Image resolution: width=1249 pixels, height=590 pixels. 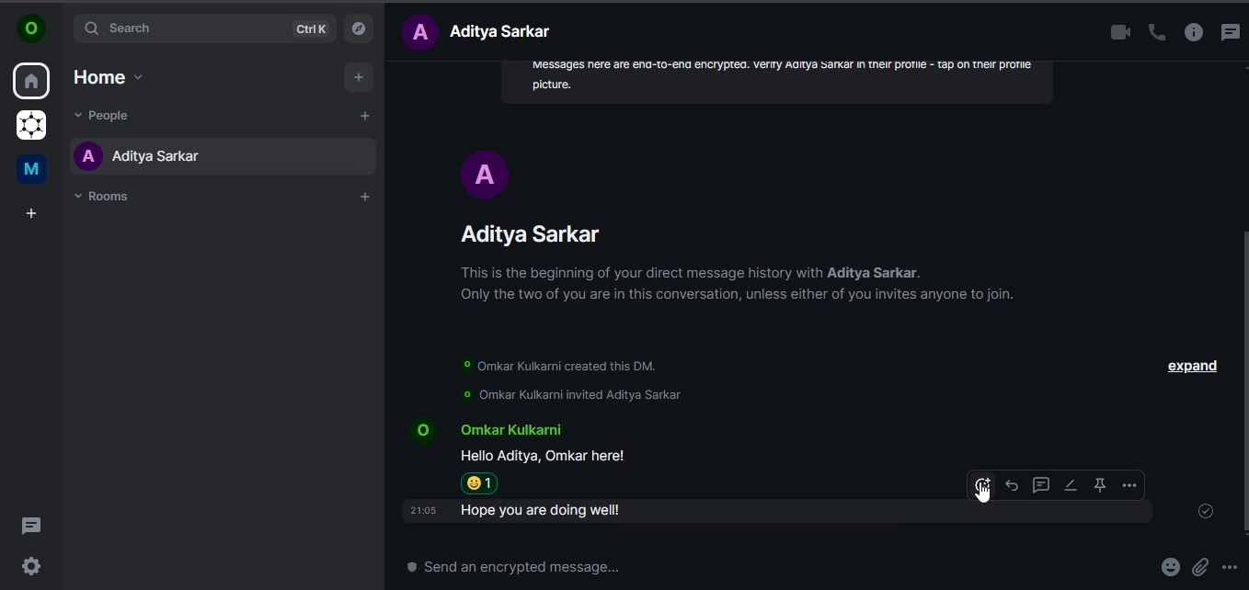 What do you see at coordinates (1191, 368) in the screenshot?
I see `expand` at bounding box center [1191, 368].